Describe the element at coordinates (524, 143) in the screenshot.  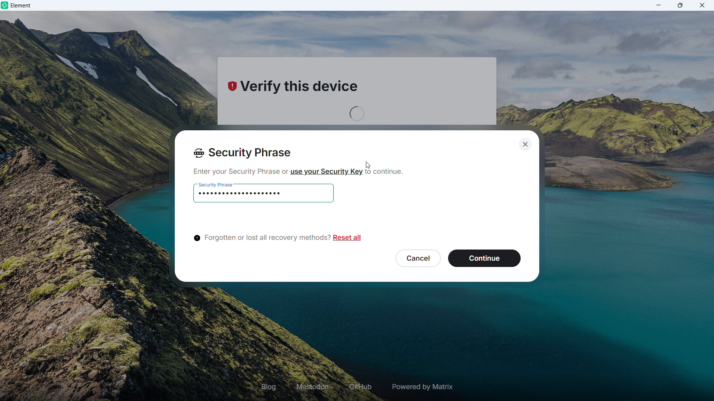
I see `Close ` at that location.